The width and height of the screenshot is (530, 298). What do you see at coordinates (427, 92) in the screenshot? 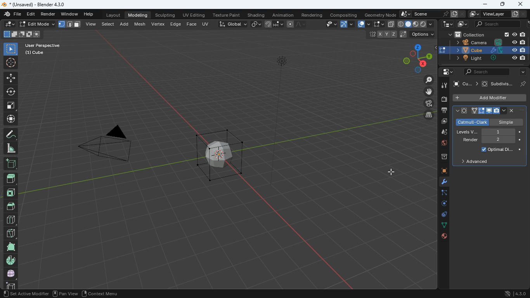
I see `move` at bounding box center [427, 92].